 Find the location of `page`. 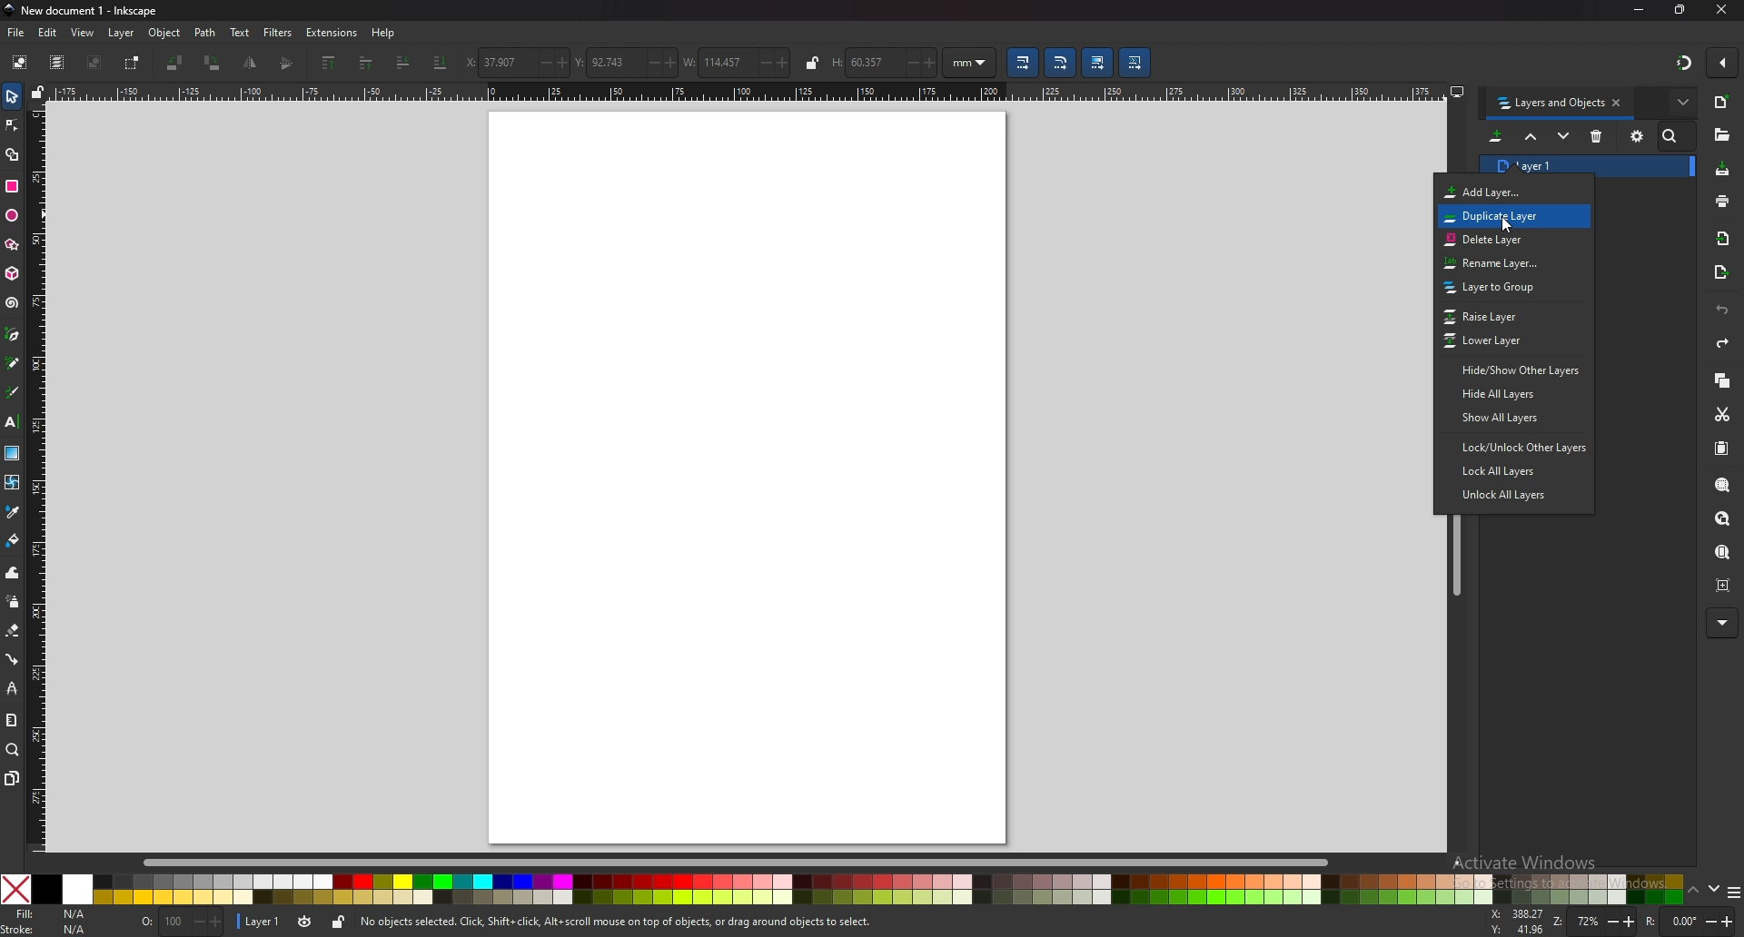

page is located at coordinates (748, 478).